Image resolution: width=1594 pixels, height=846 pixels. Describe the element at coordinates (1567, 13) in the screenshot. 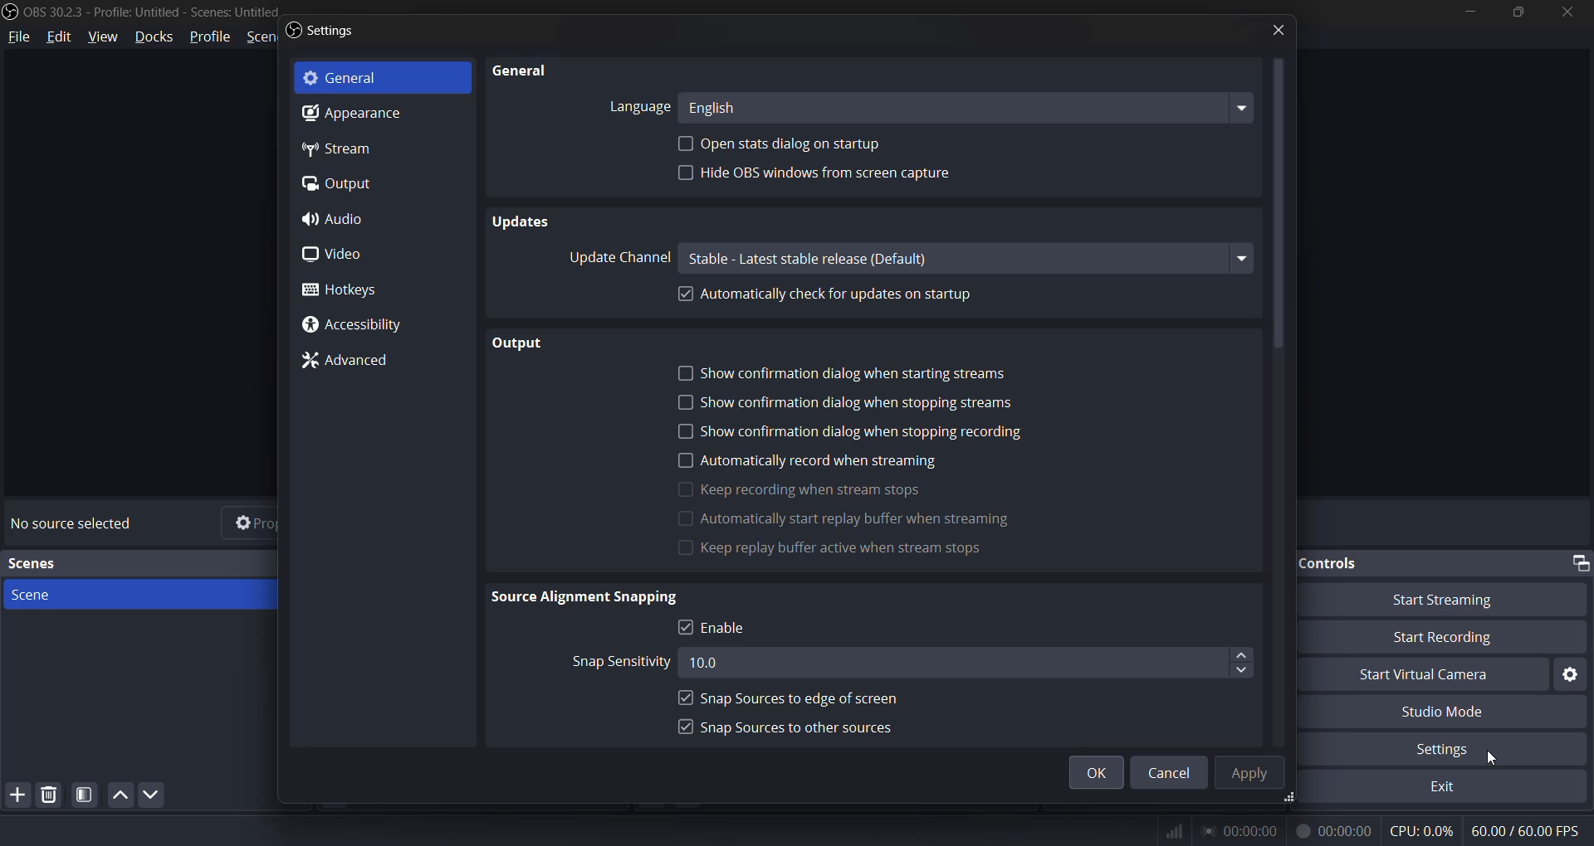

I see `close` at that location.